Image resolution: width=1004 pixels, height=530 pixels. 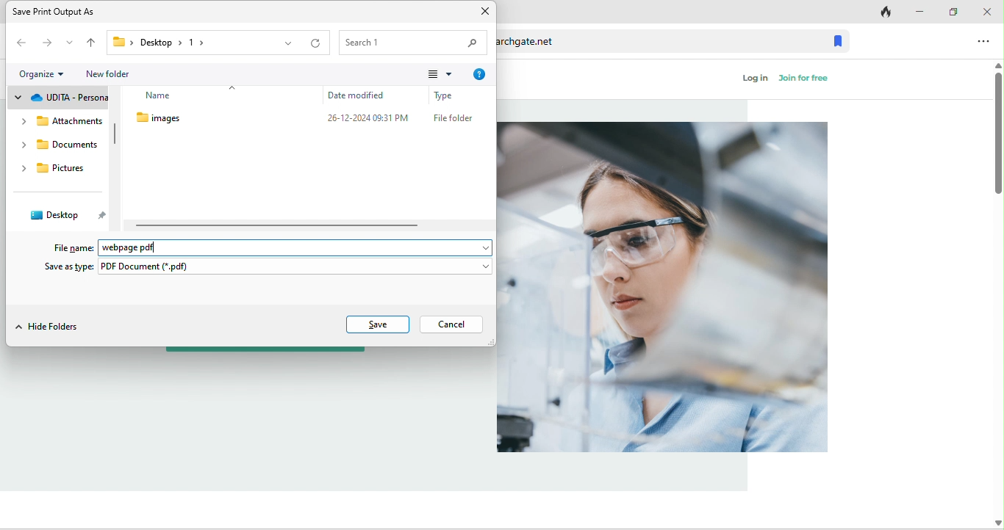 I want to click on more option, so click(x=440, y=74).